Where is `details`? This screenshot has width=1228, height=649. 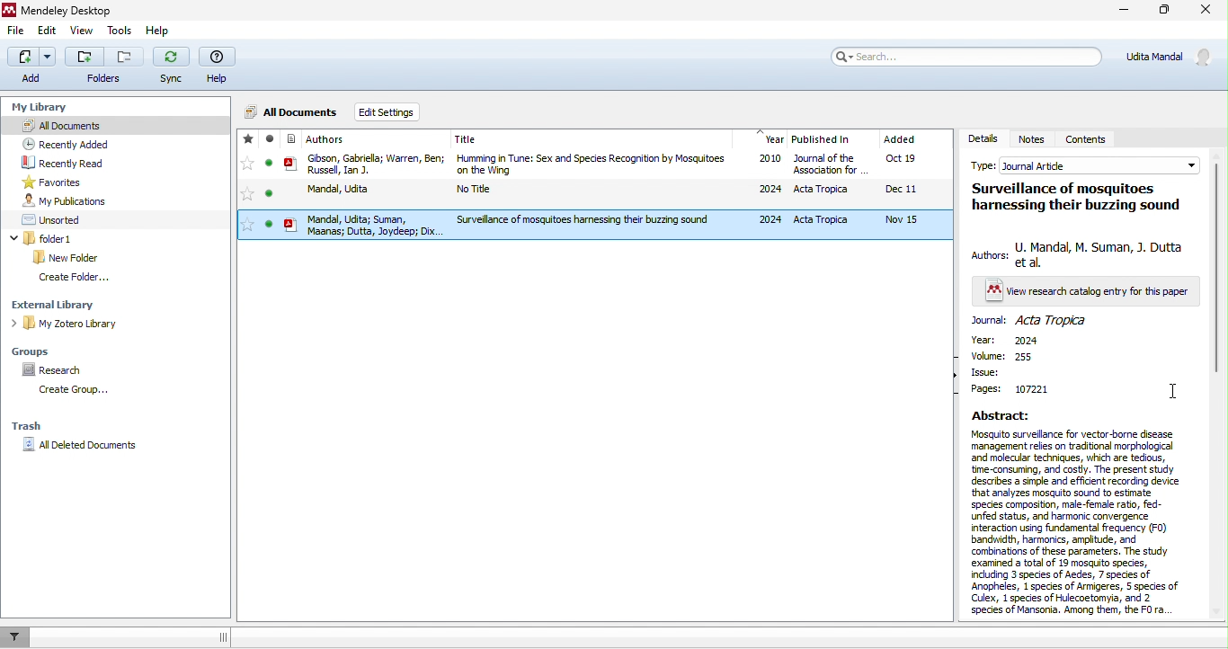 details is located at coordinates (983, 138).